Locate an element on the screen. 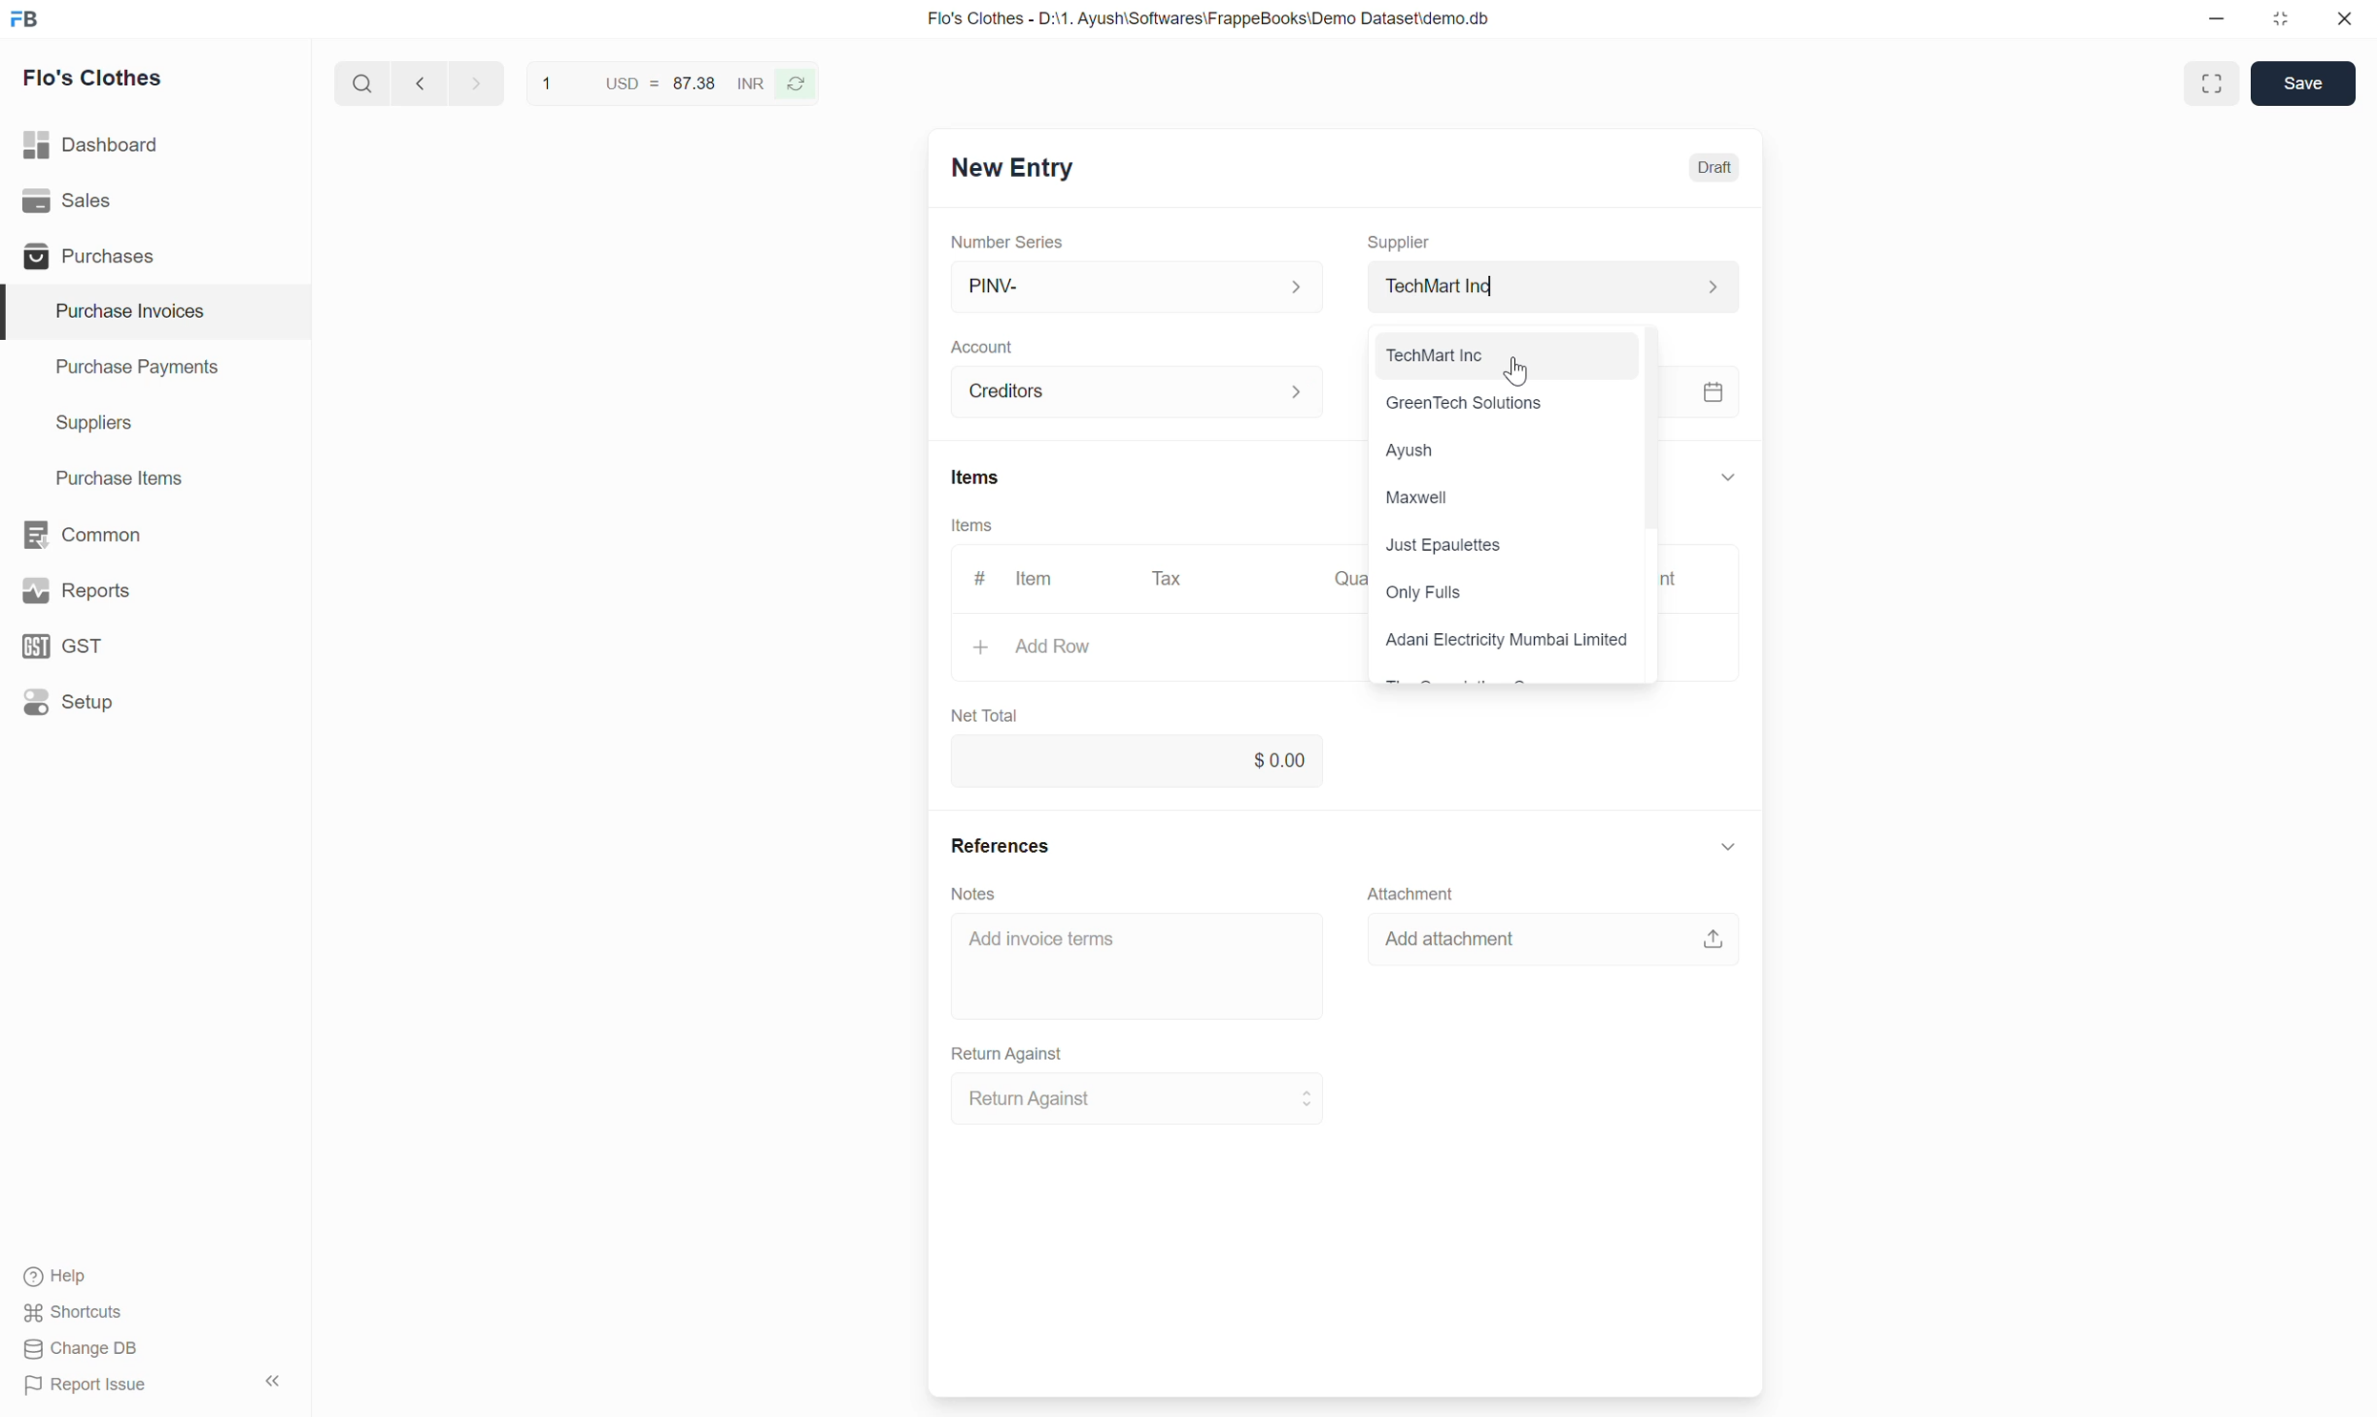  New Entry is located at coordinates (1010, 170).